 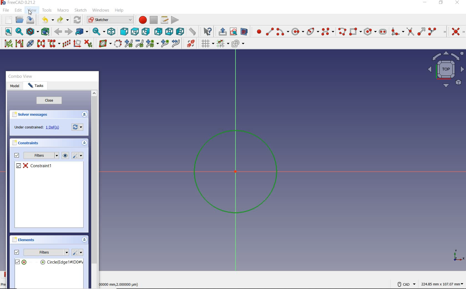 What do you see at coordinates (85, 240) in the screenshot?
I see `collapse` at bounding box center [85, 240].